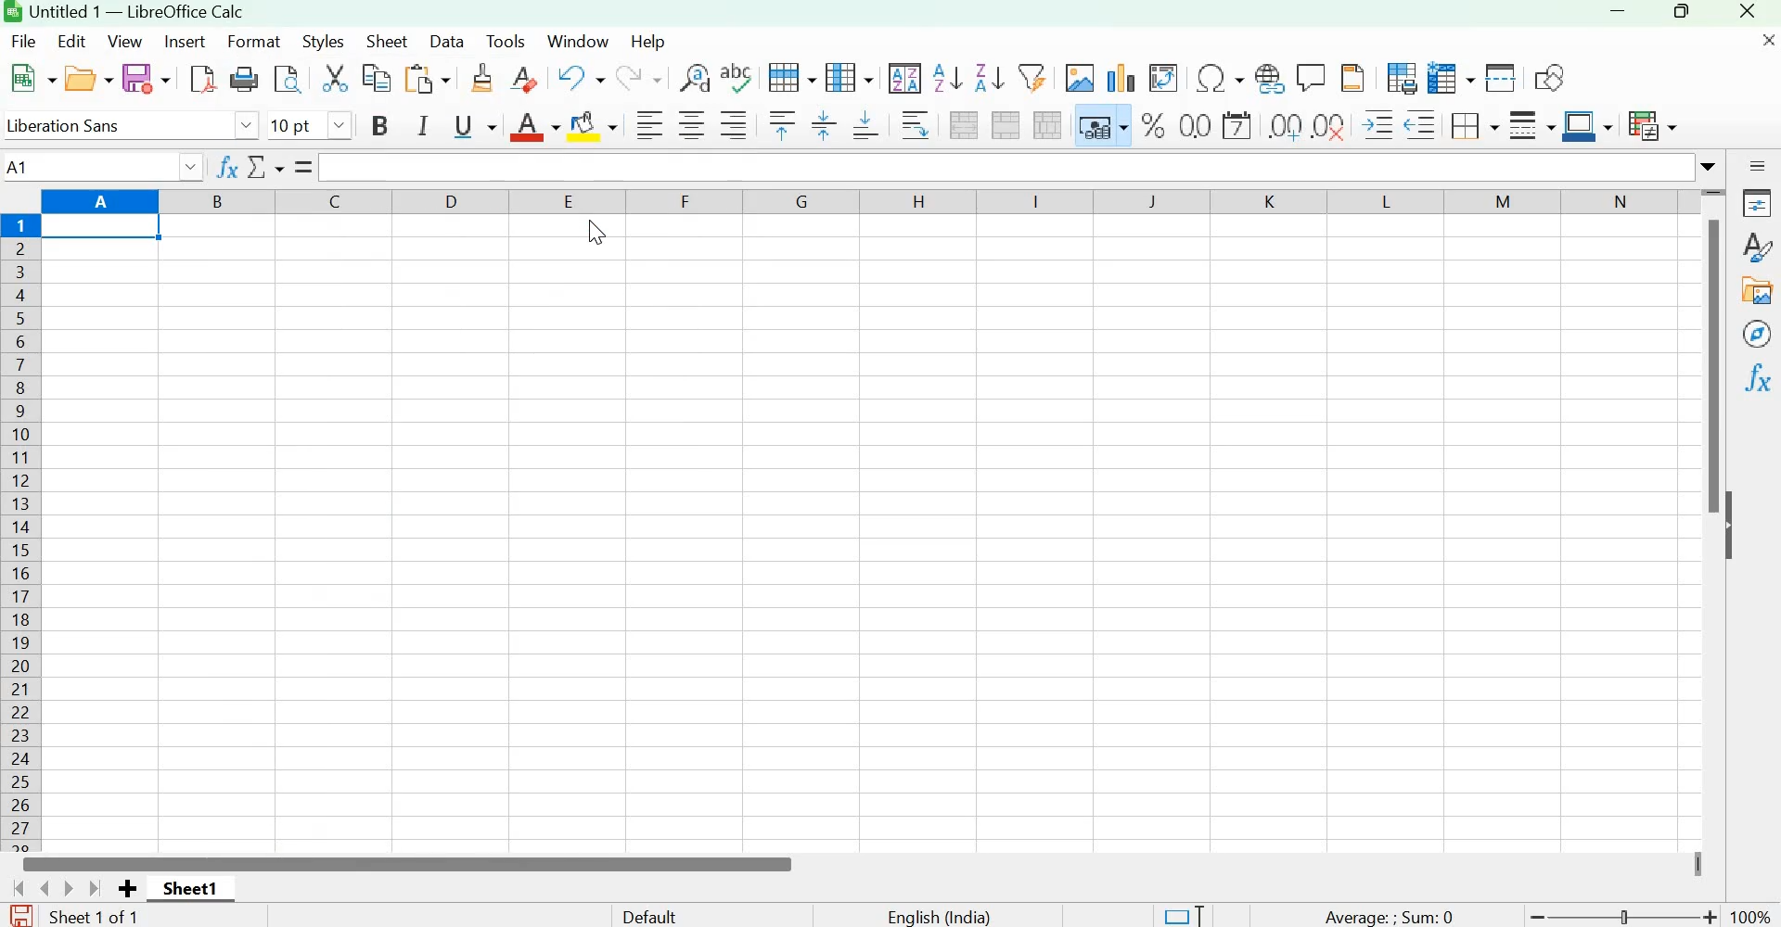 The image size is (1781, 927). What do you see at coordinates (429, 79) in the screenshot?
I see `Paste` at bounding box center [429, 79].